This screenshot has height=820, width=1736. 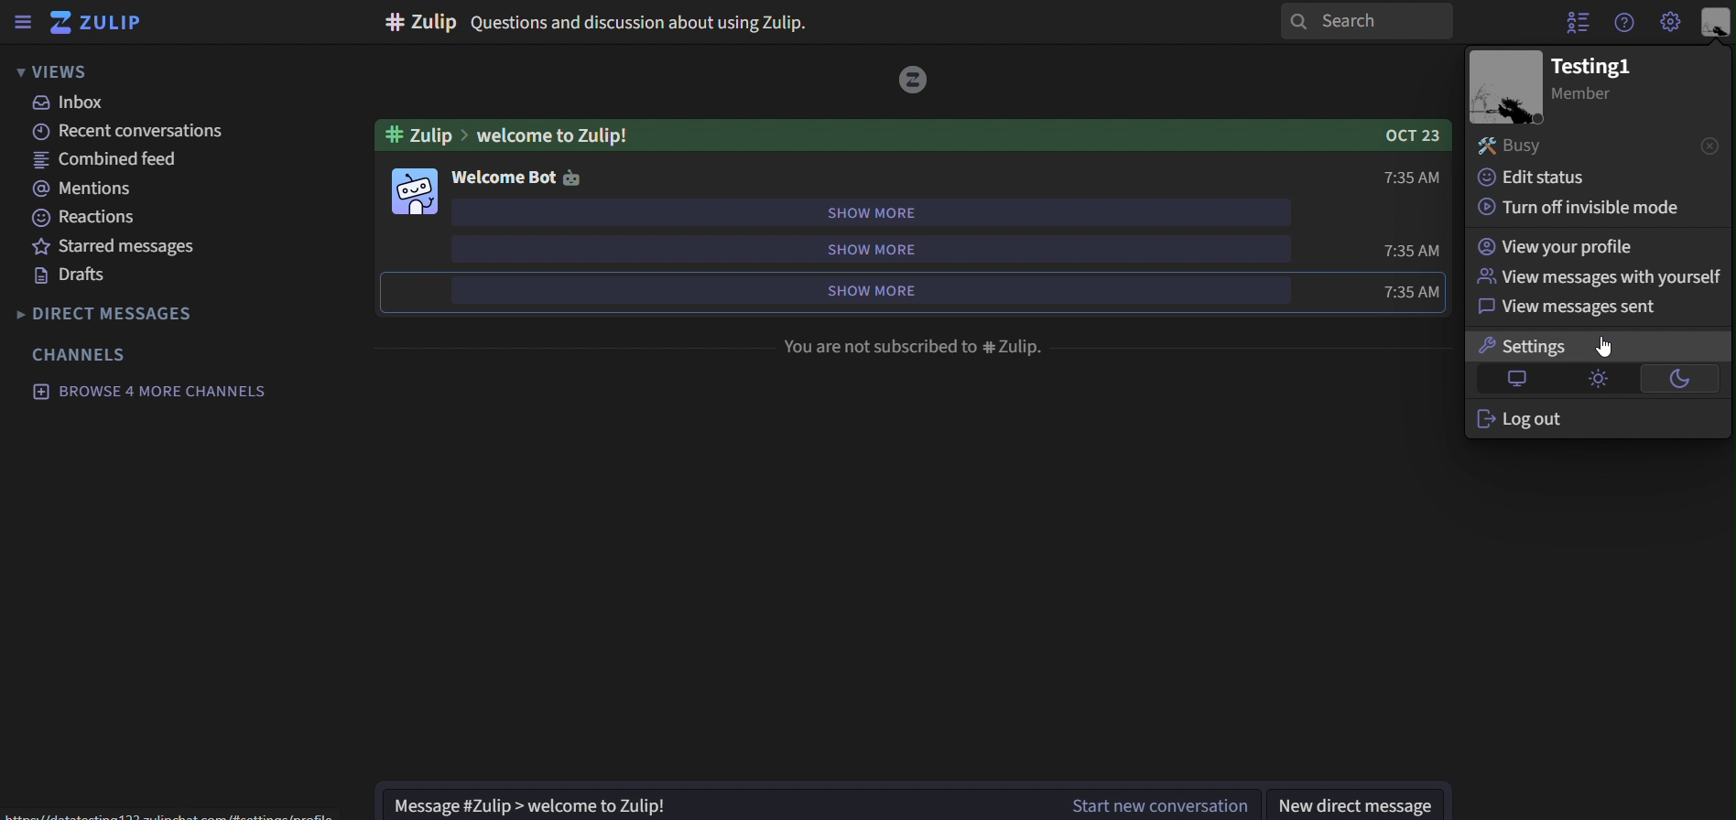 I want to click on busy, so click(x=1523, y=146).